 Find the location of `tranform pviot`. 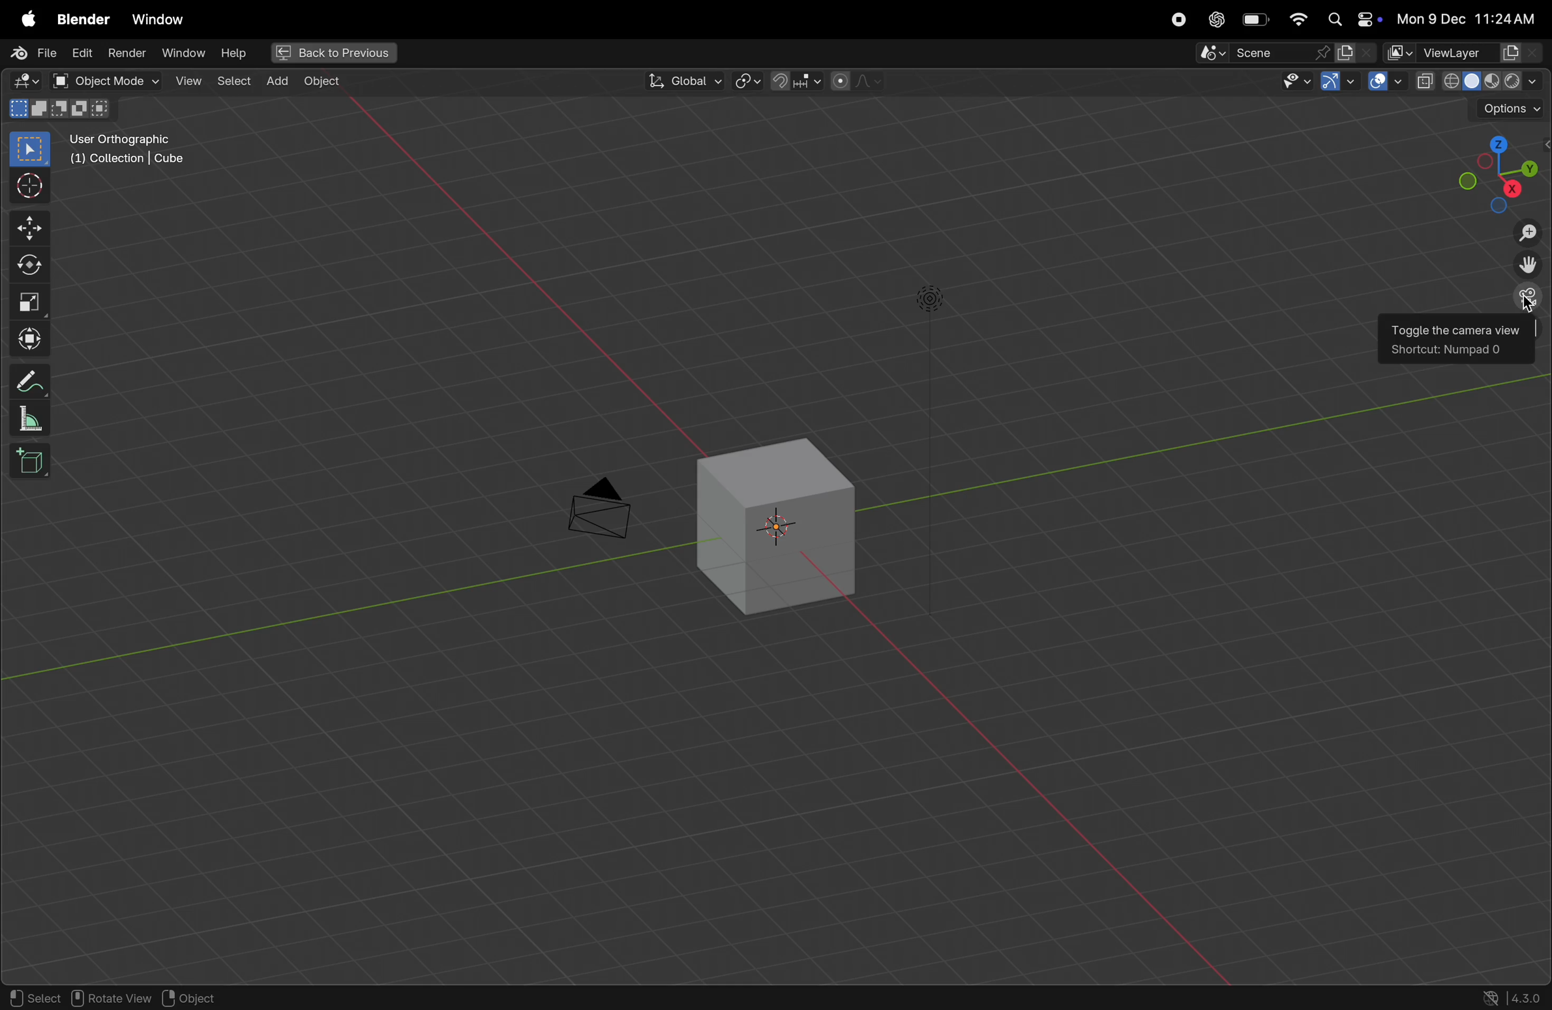

tranform pviot is located at coordinates (750, 82).